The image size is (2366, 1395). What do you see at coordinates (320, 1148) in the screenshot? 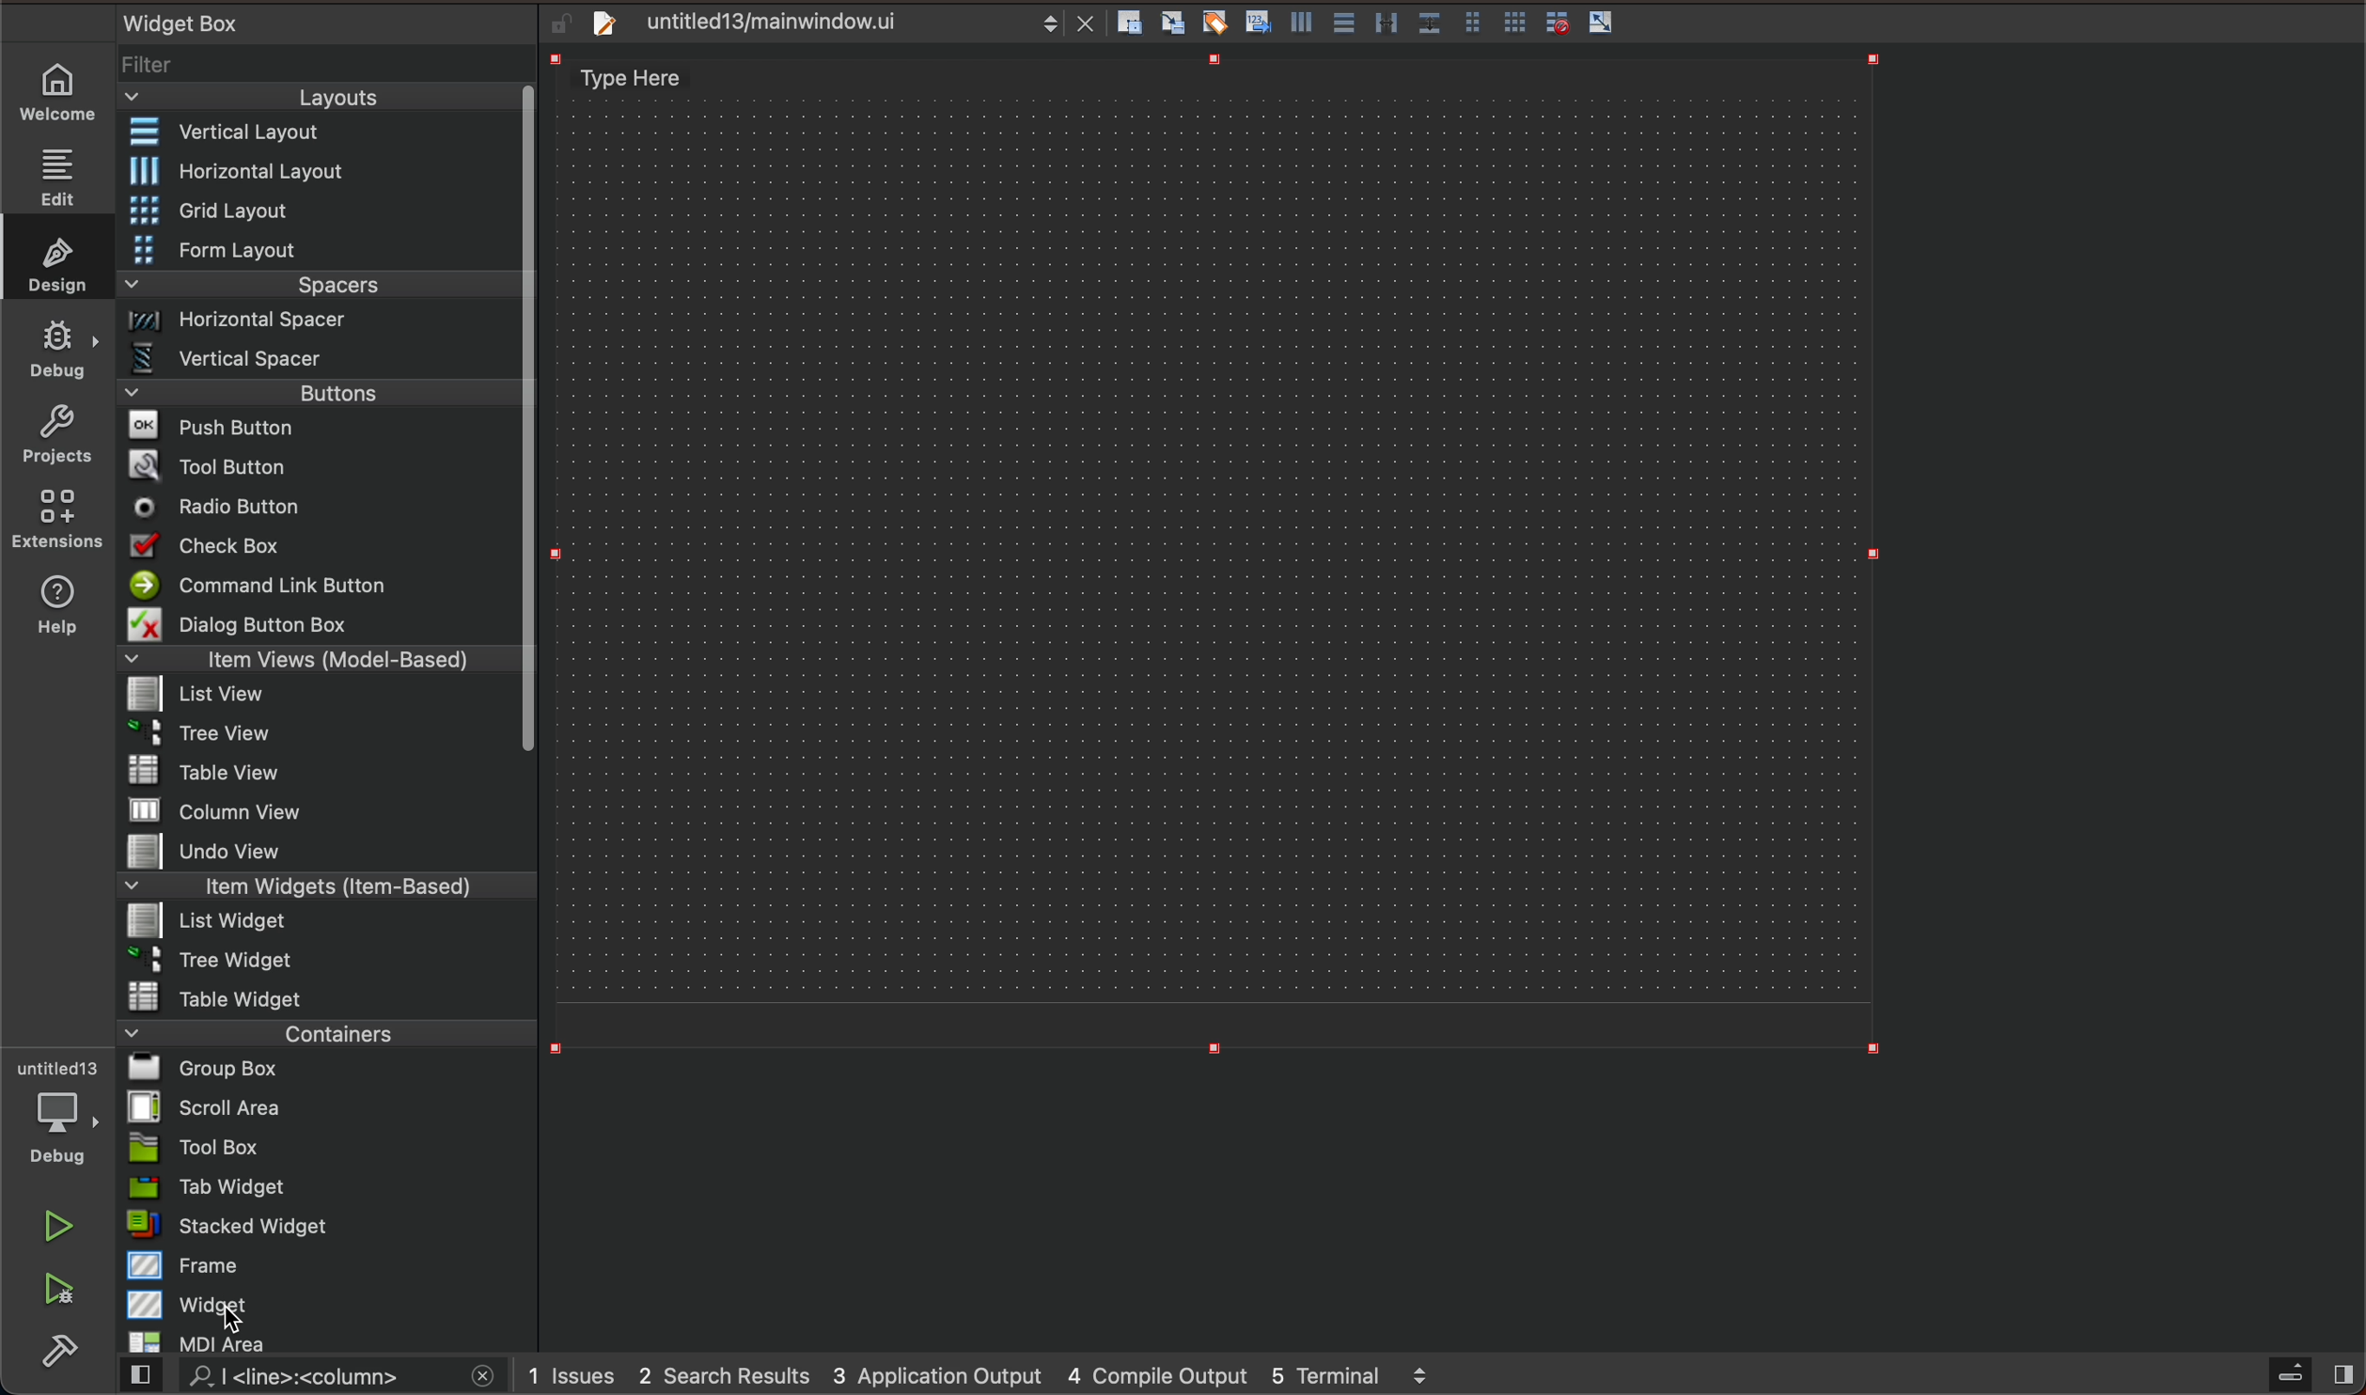
I see `tool box` at bounding box center [320, 1148].